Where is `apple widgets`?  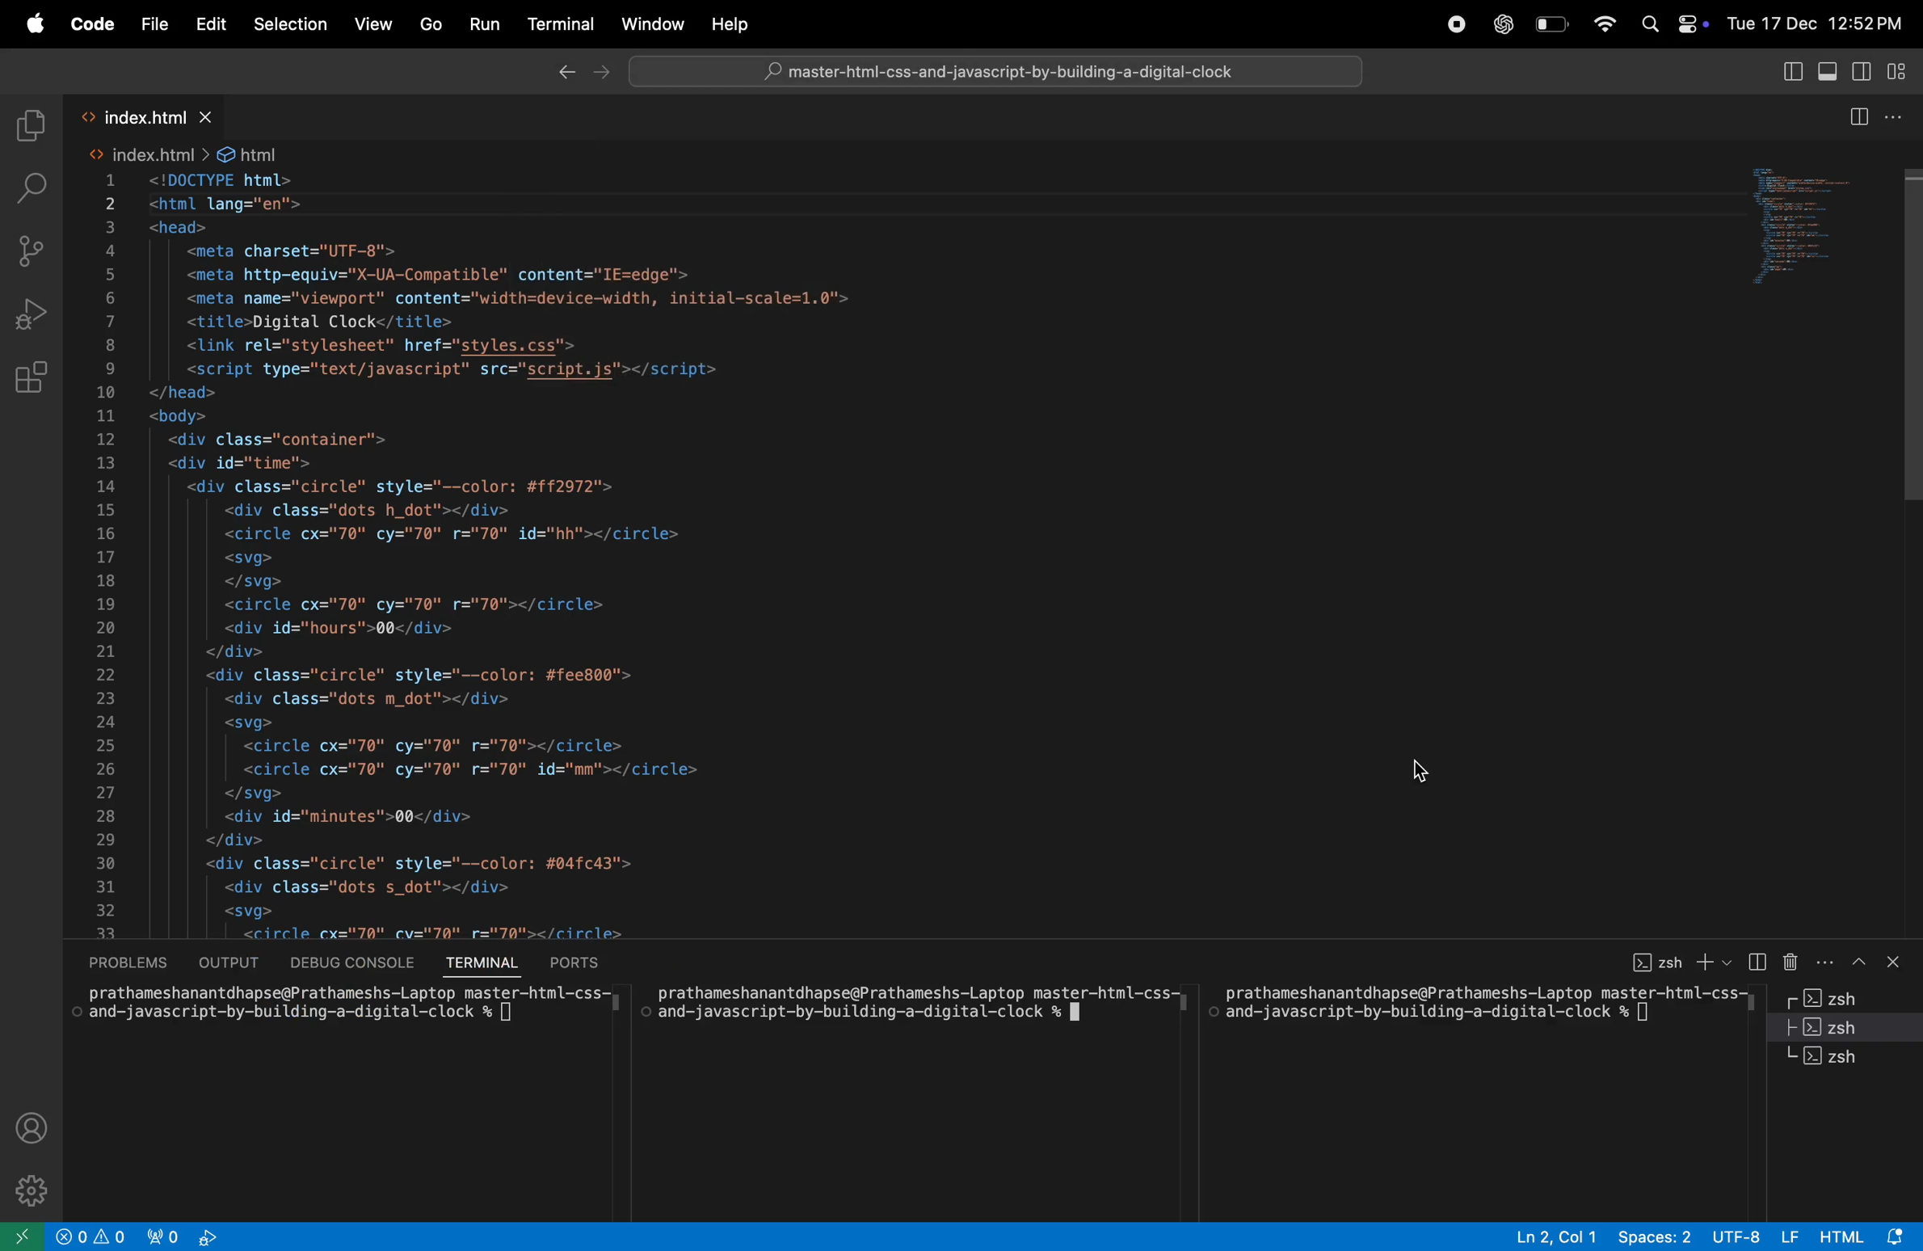 apple widgets is located at coordinates (1673, 23).